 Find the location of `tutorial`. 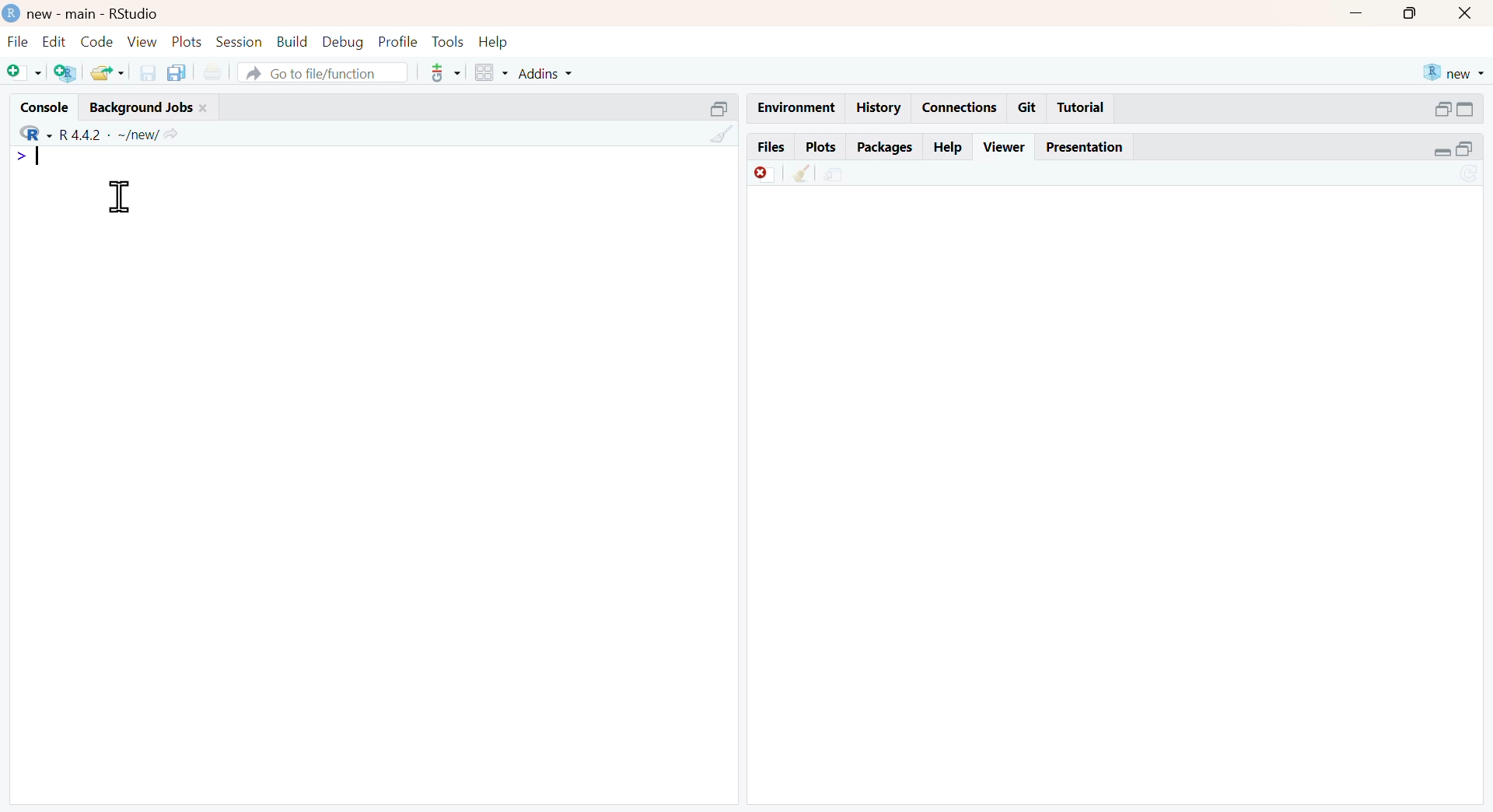

tutorial is located at coordinates (1081, 108).